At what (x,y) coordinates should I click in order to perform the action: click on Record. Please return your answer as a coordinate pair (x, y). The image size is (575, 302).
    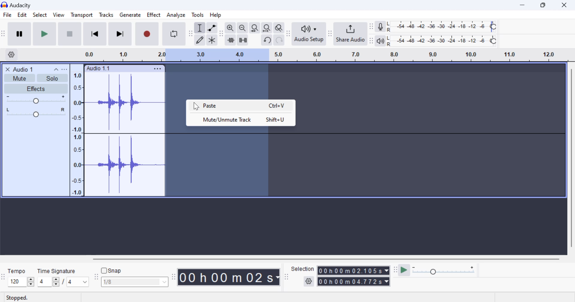
    Looking at the image, I should click on (146, 34).